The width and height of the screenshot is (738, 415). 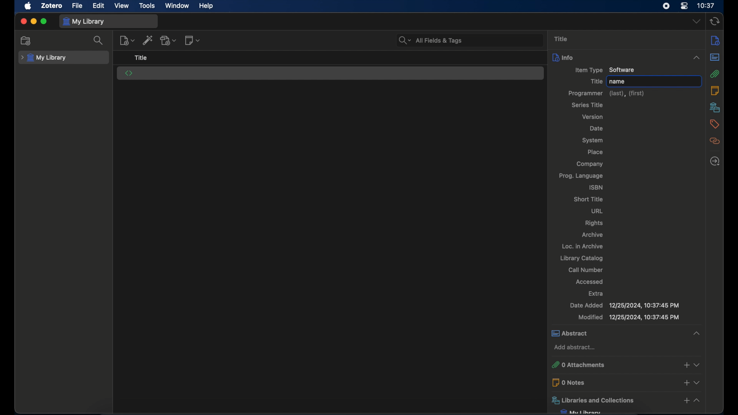 I want to click on tags, so click(x=715, y=124).